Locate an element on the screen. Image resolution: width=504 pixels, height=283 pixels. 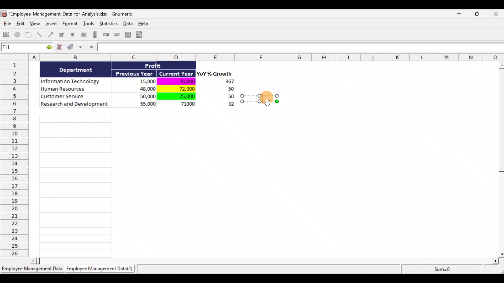
Edit is located at coordinates (21, 24).